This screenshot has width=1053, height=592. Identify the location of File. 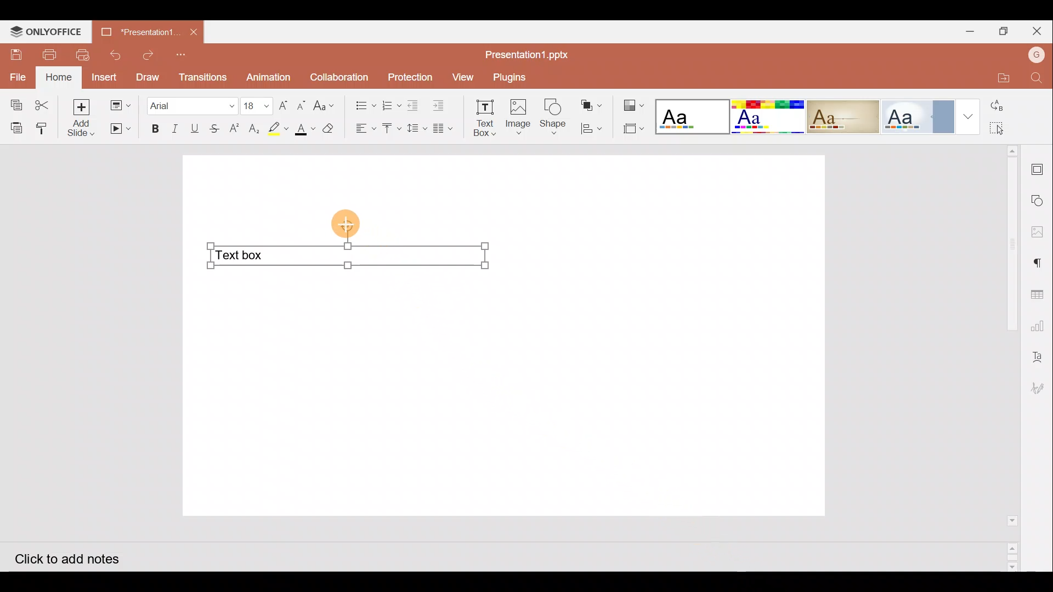
(19, 76).